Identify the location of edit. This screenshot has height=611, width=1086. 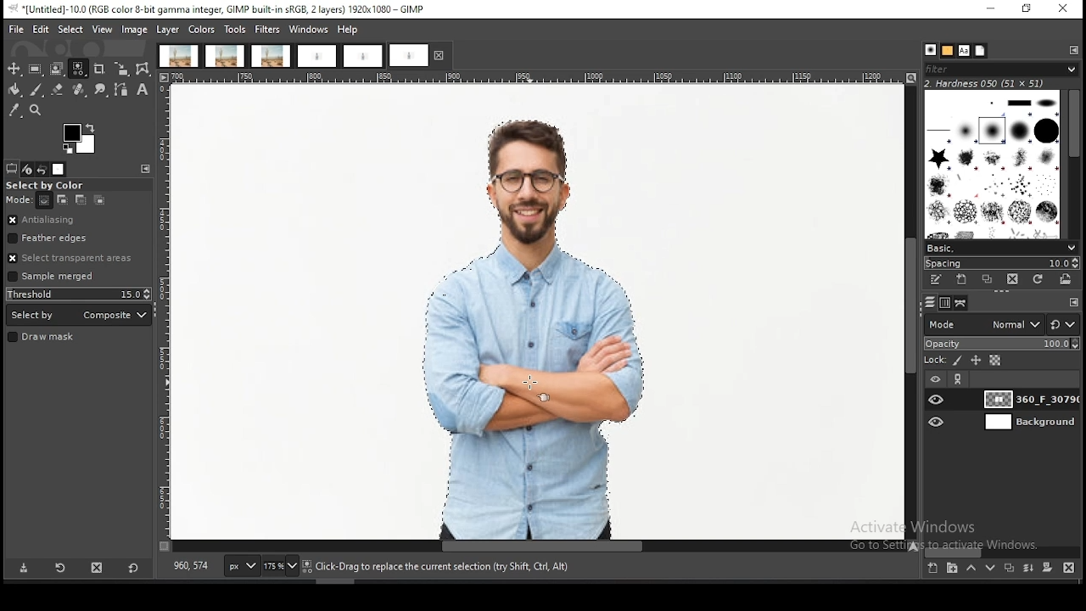
(42, 29).